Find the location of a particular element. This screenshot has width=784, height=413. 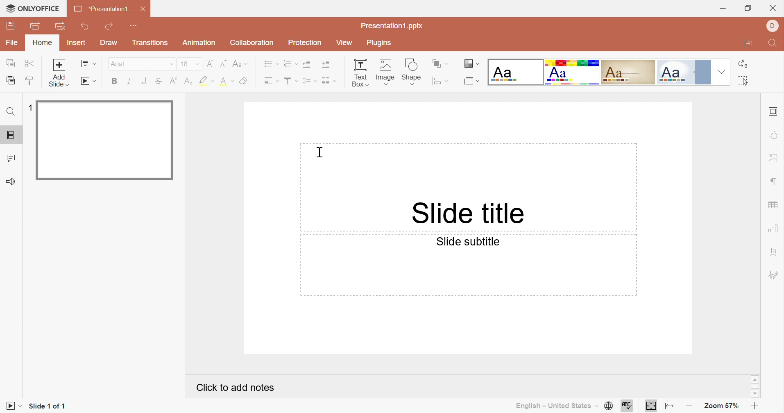

View is located at coordinates (343, 41).